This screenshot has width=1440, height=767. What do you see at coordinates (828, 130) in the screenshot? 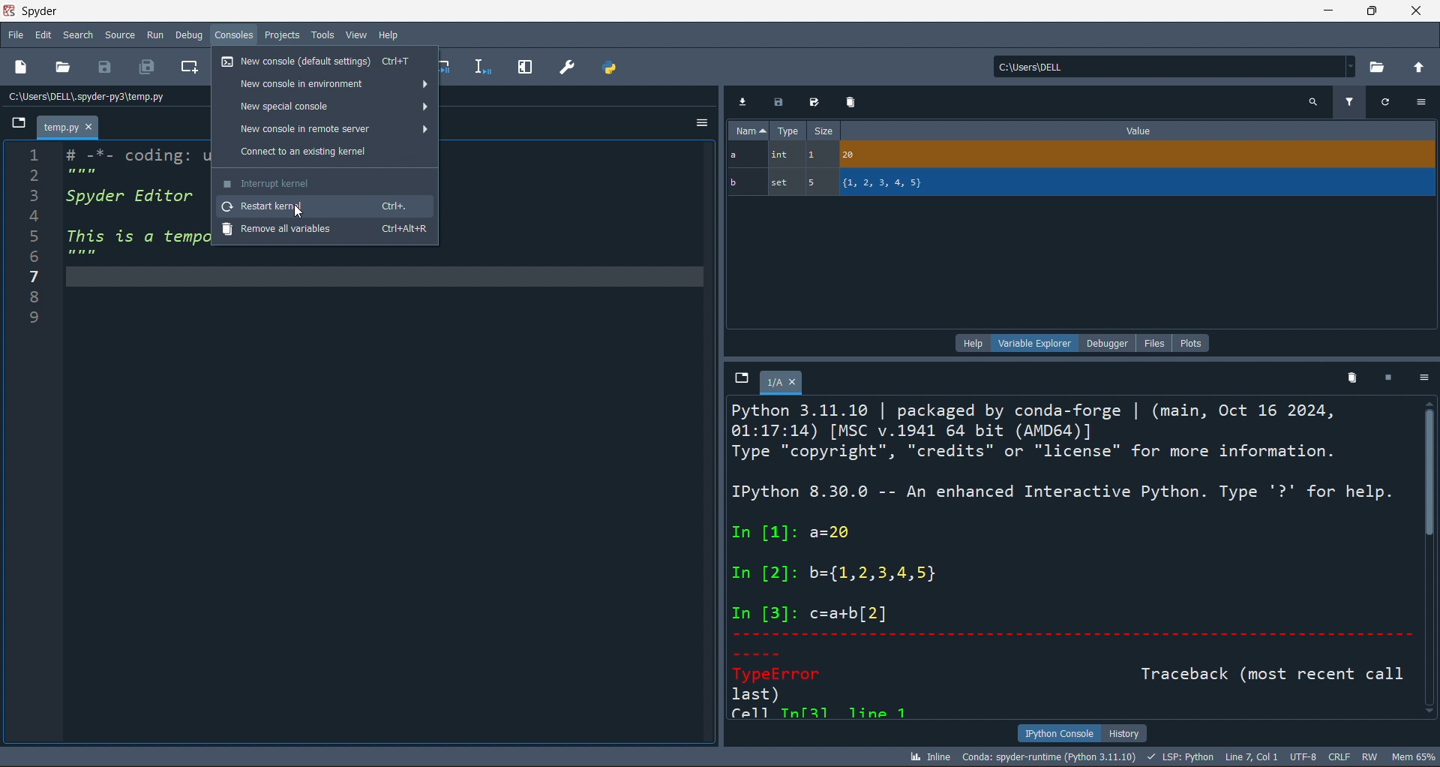
I see `size` at bounding box center [828, 130].